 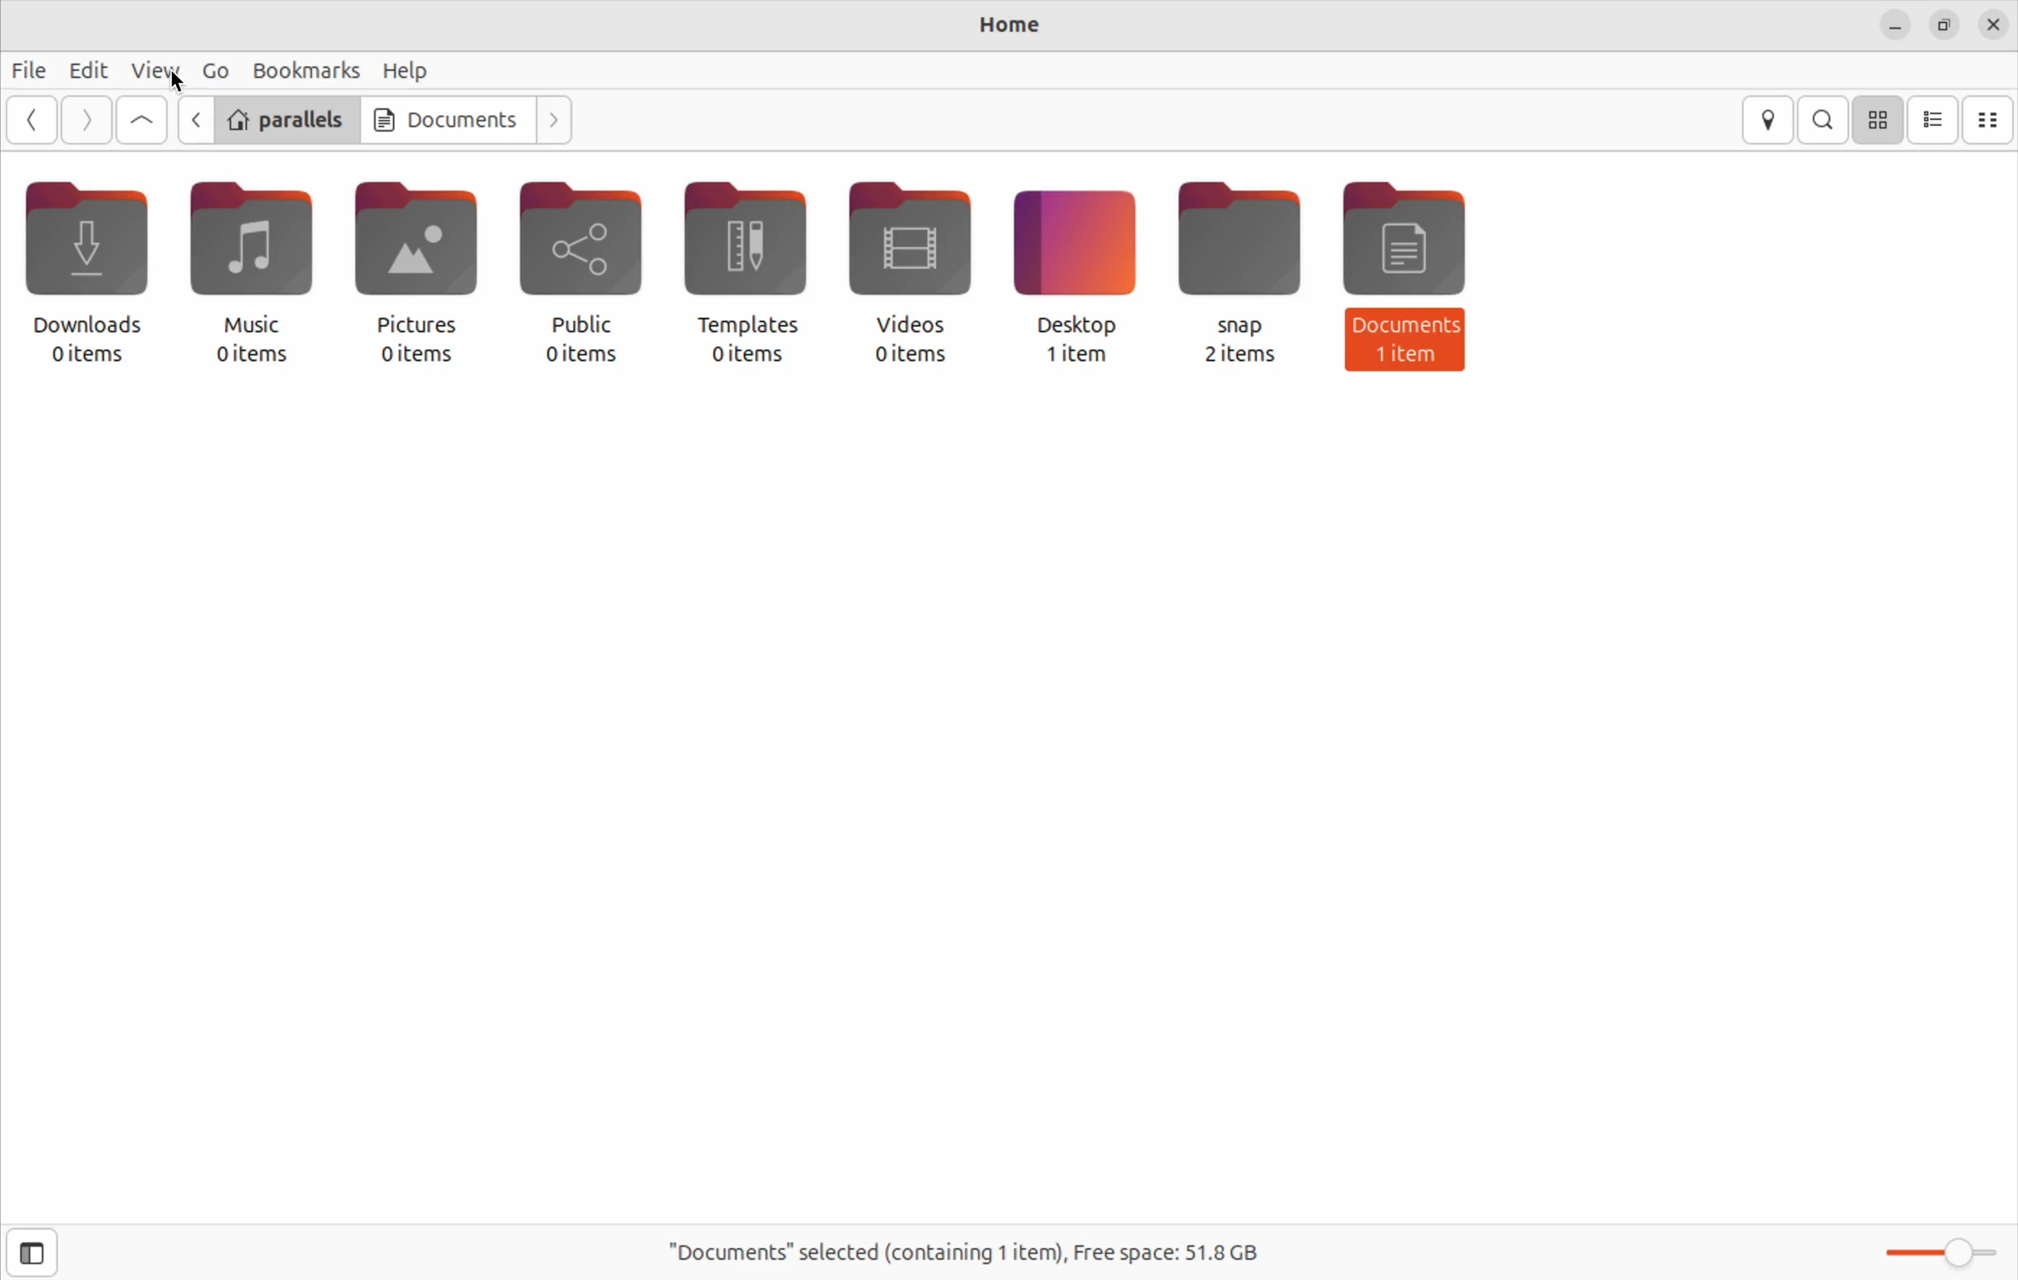 I want to click on list view, so click(x=1935, y=120).